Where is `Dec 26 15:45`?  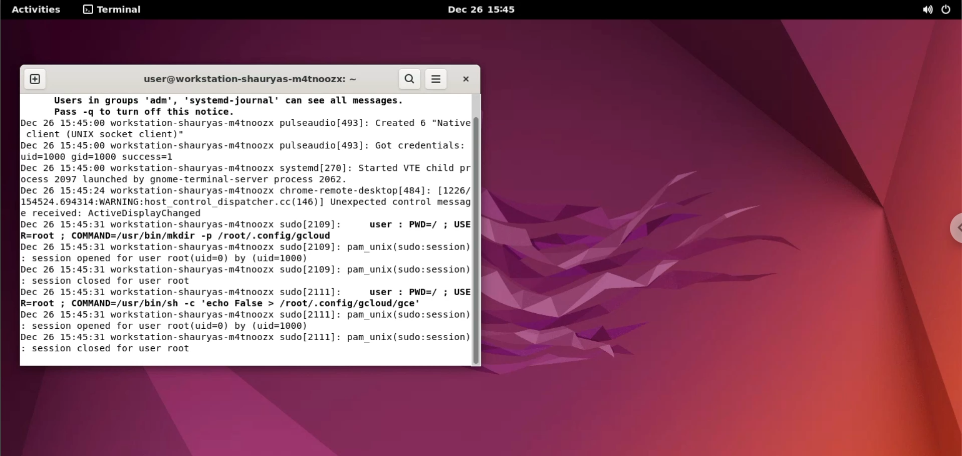 Dec 26 15:45 is located at coordinates (479, 11).